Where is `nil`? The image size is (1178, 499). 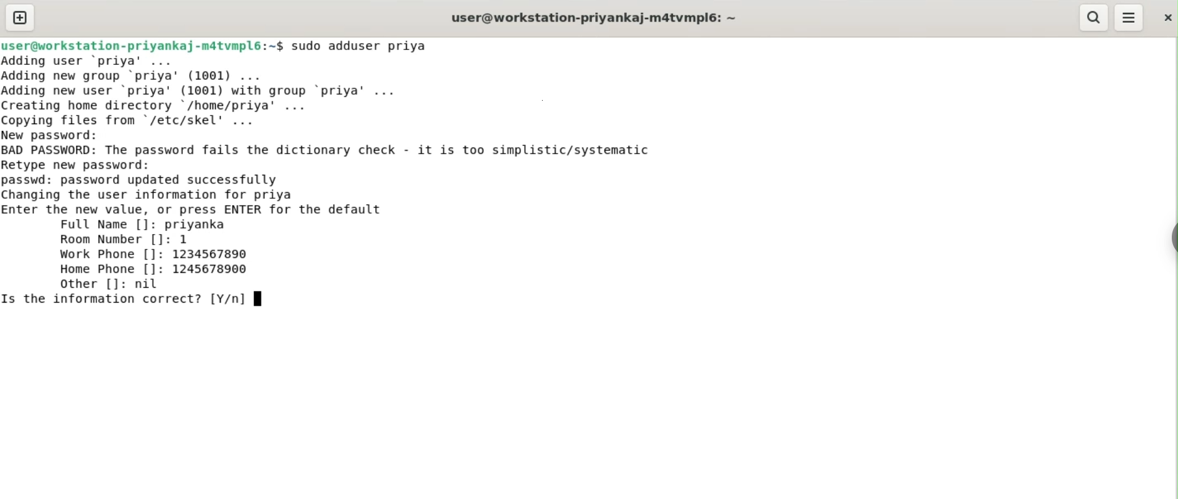 nil is located at coordinates (153, 285).